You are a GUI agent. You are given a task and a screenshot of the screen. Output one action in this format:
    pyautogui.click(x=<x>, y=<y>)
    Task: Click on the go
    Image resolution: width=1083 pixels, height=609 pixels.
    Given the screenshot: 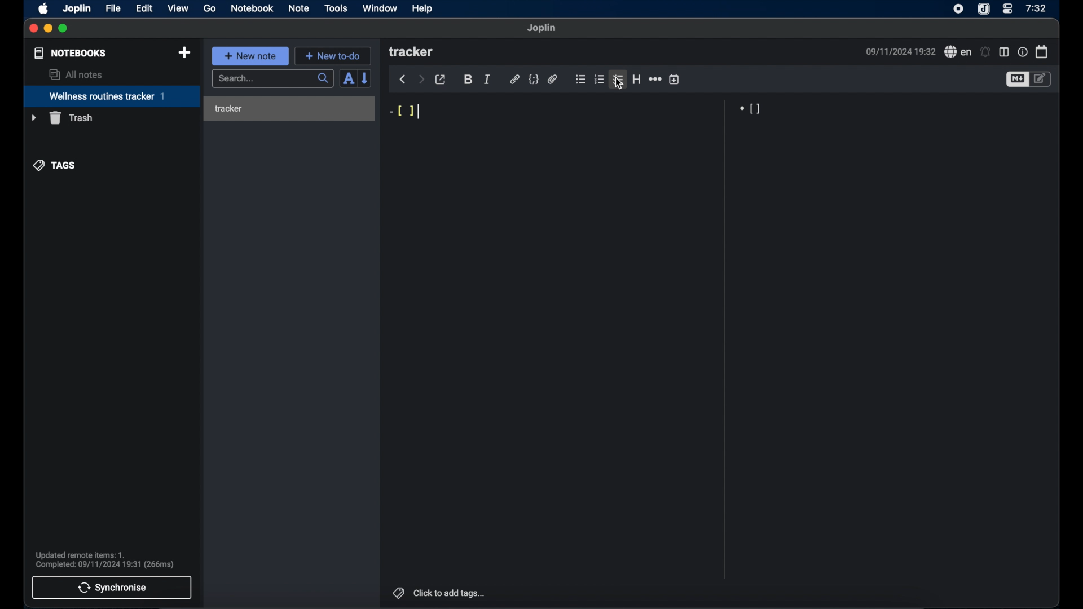 What is the action you would take?
    pyautogui.click(x=210, y=8)
    